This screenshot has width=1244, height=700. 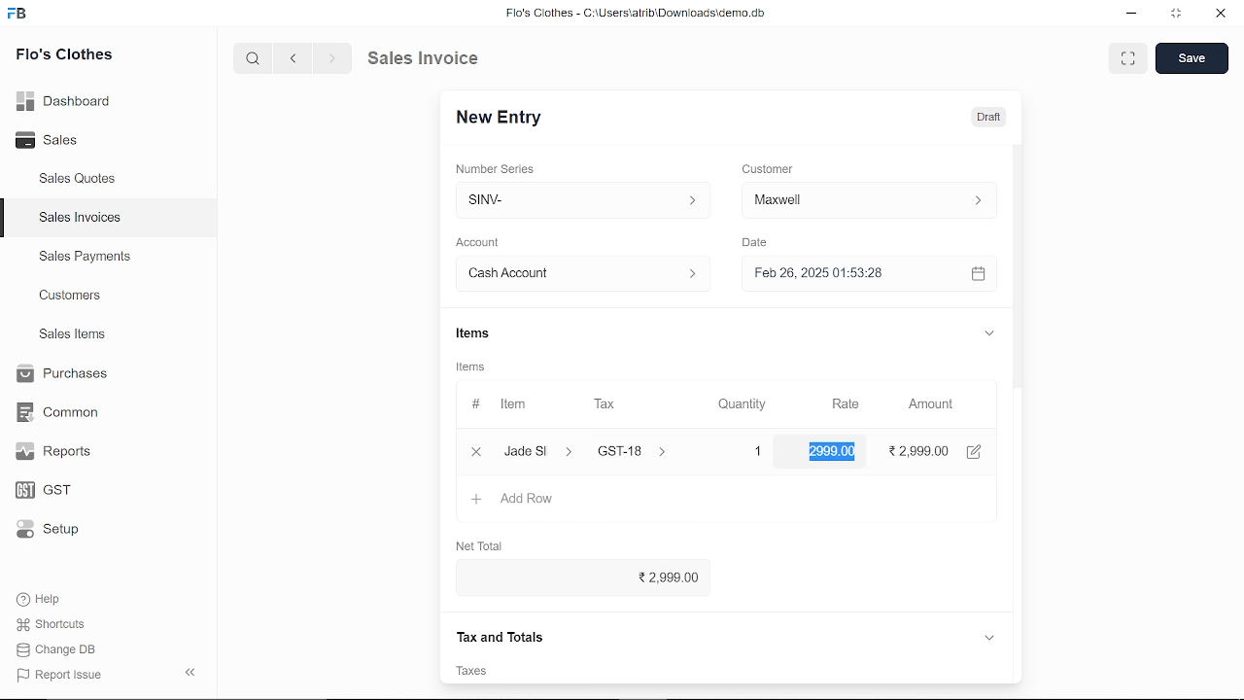 What do you see at coordinates (61, 451) in the screenshot?
I see `Reports.` at bounding box center [61, 451].